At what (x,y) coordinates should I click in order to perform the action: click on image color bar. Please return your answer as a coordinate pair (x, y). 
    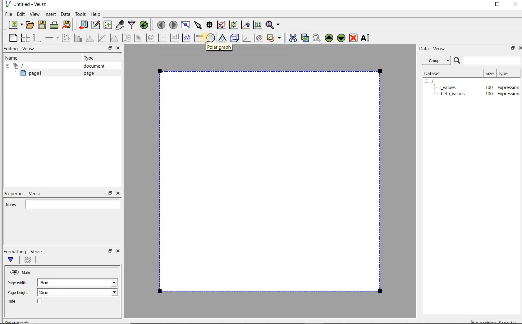
    Looking at the image, I should click on (198, 38).